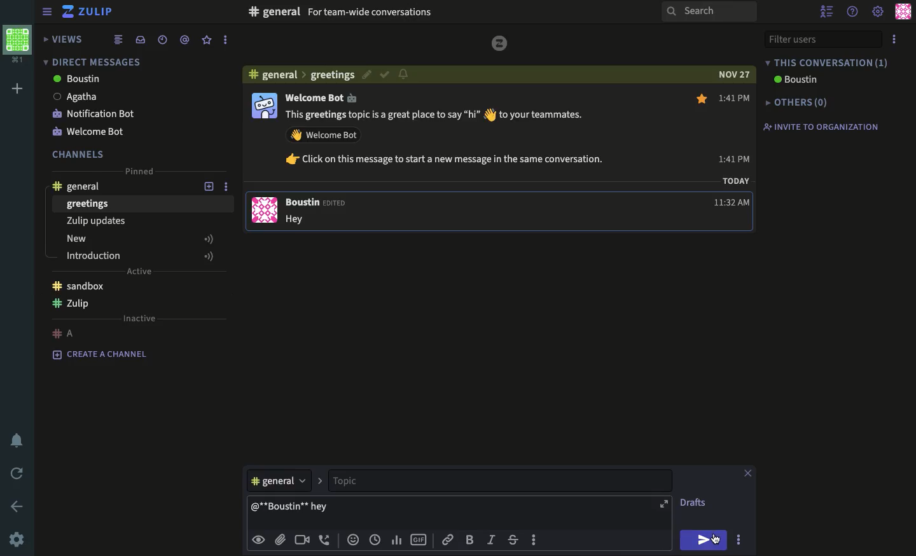  I want to click on notification bot, so click(94, 115).